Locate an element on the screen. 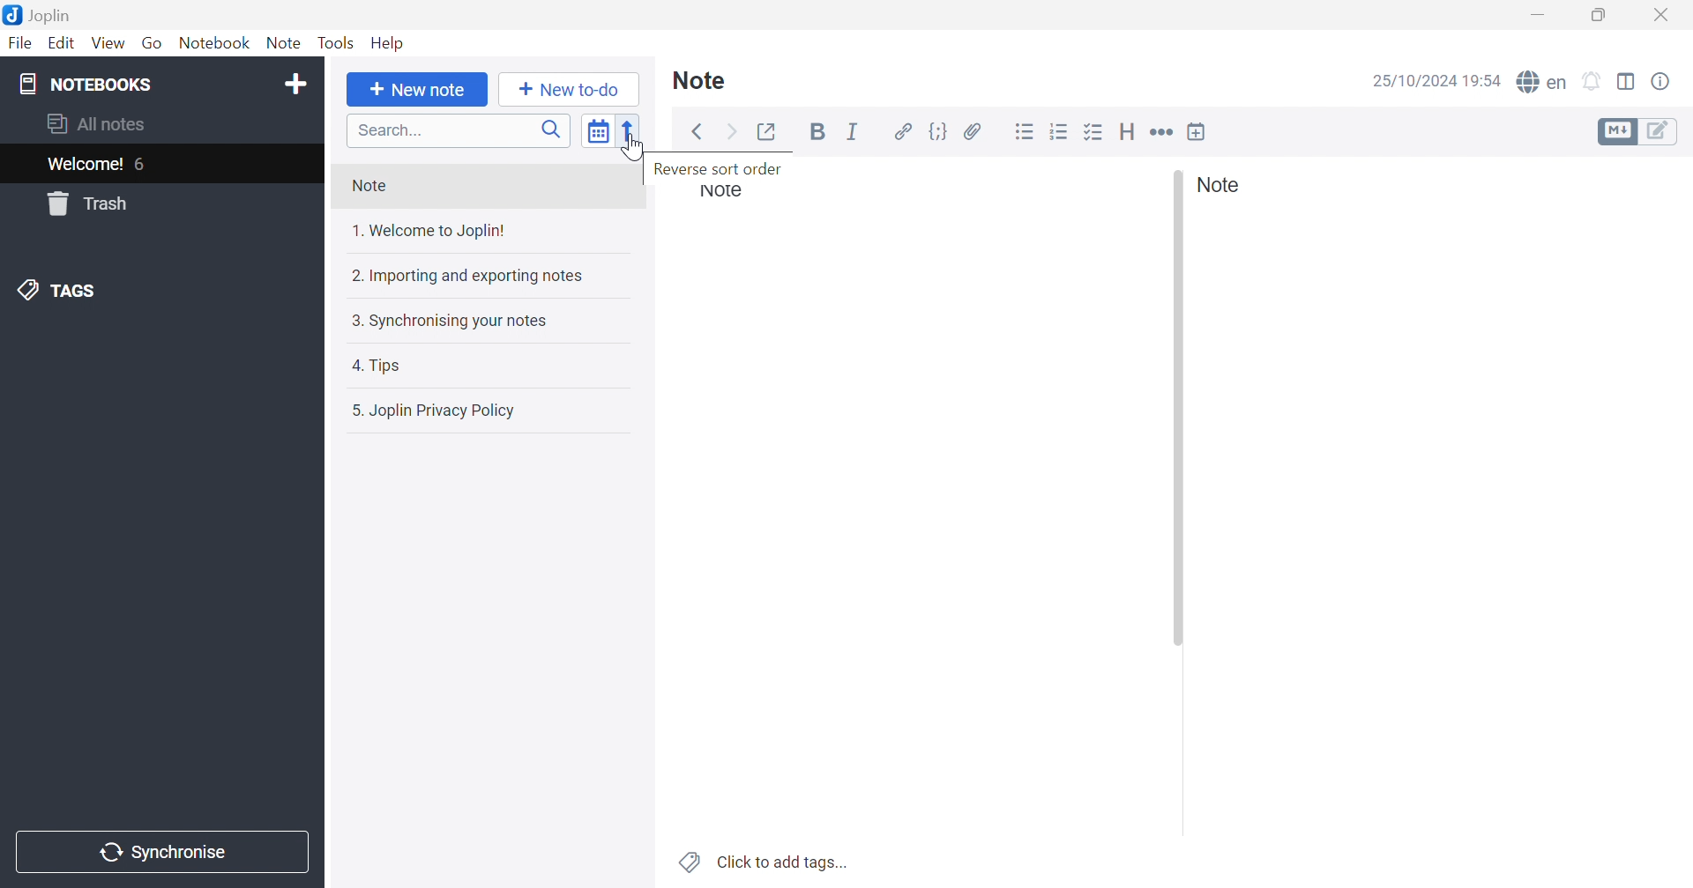 The width and height of the screenshot is (1693, 888). + New note is located at coordinates (417, 92).